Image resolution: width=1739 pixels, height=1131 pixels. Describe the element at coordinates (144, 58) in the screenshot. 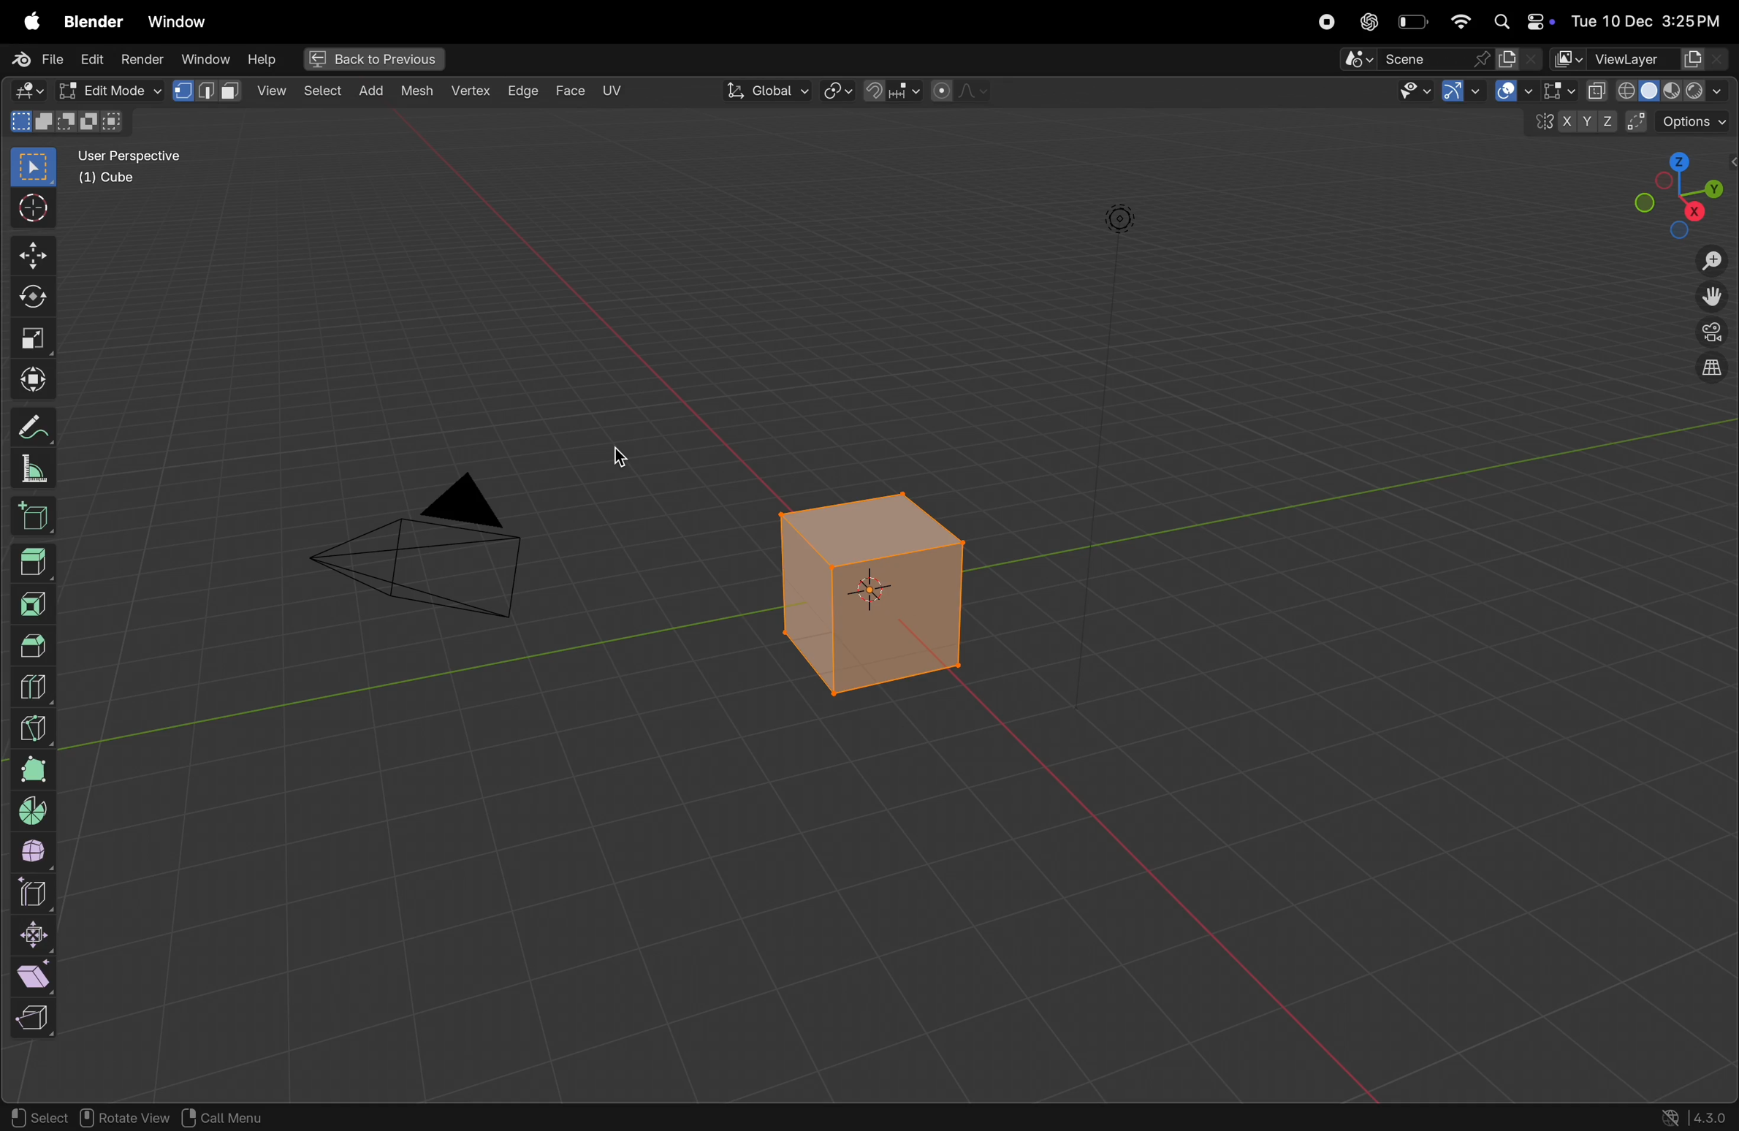

I see `render` at that location.